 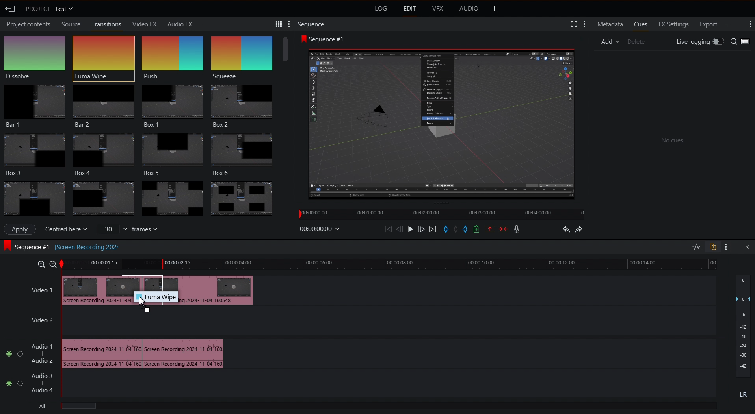 What do you see at coordinates (37, 384) in the screenshot?
I see `Audio Track 2` at bounding box center [37, 384].